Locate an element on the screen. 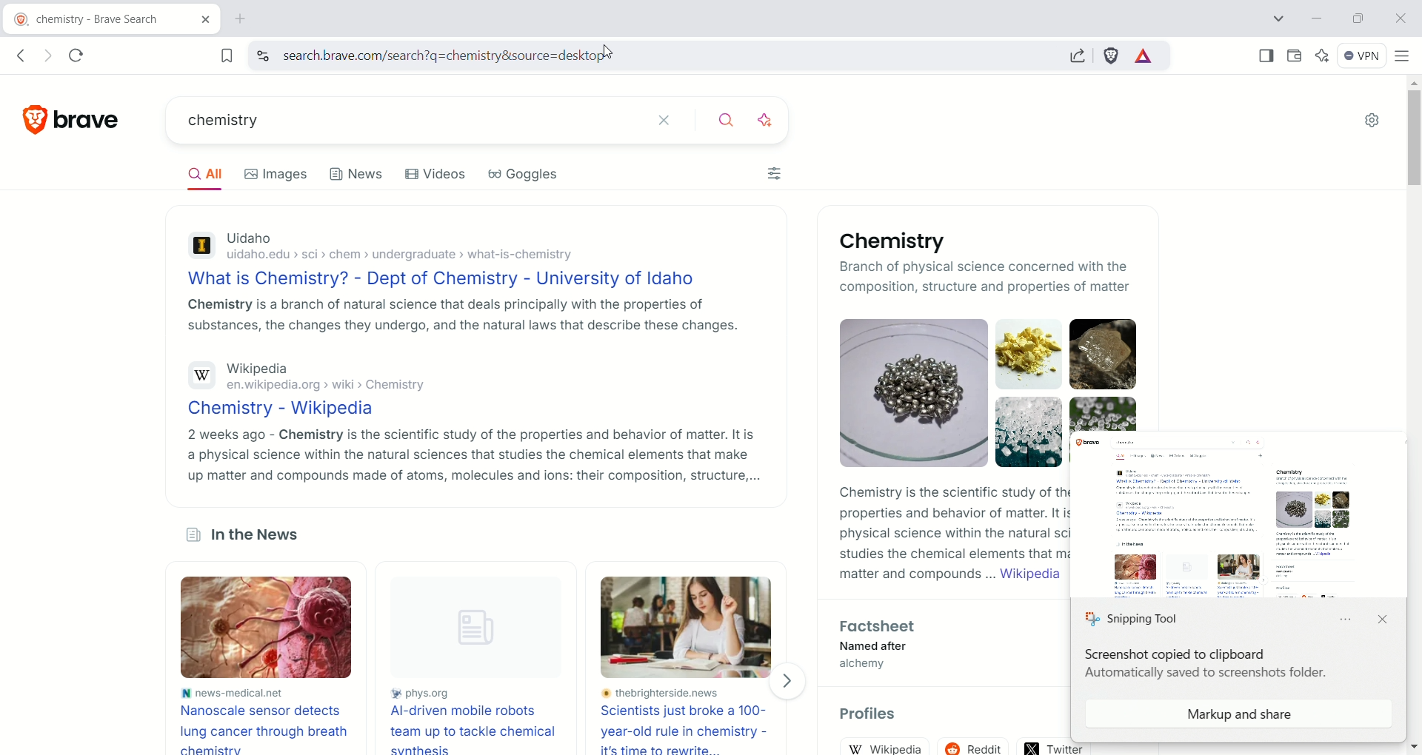 The height and width of the screenshot is (755, 1422). brave rewards is located at coordinates (1144, 57).